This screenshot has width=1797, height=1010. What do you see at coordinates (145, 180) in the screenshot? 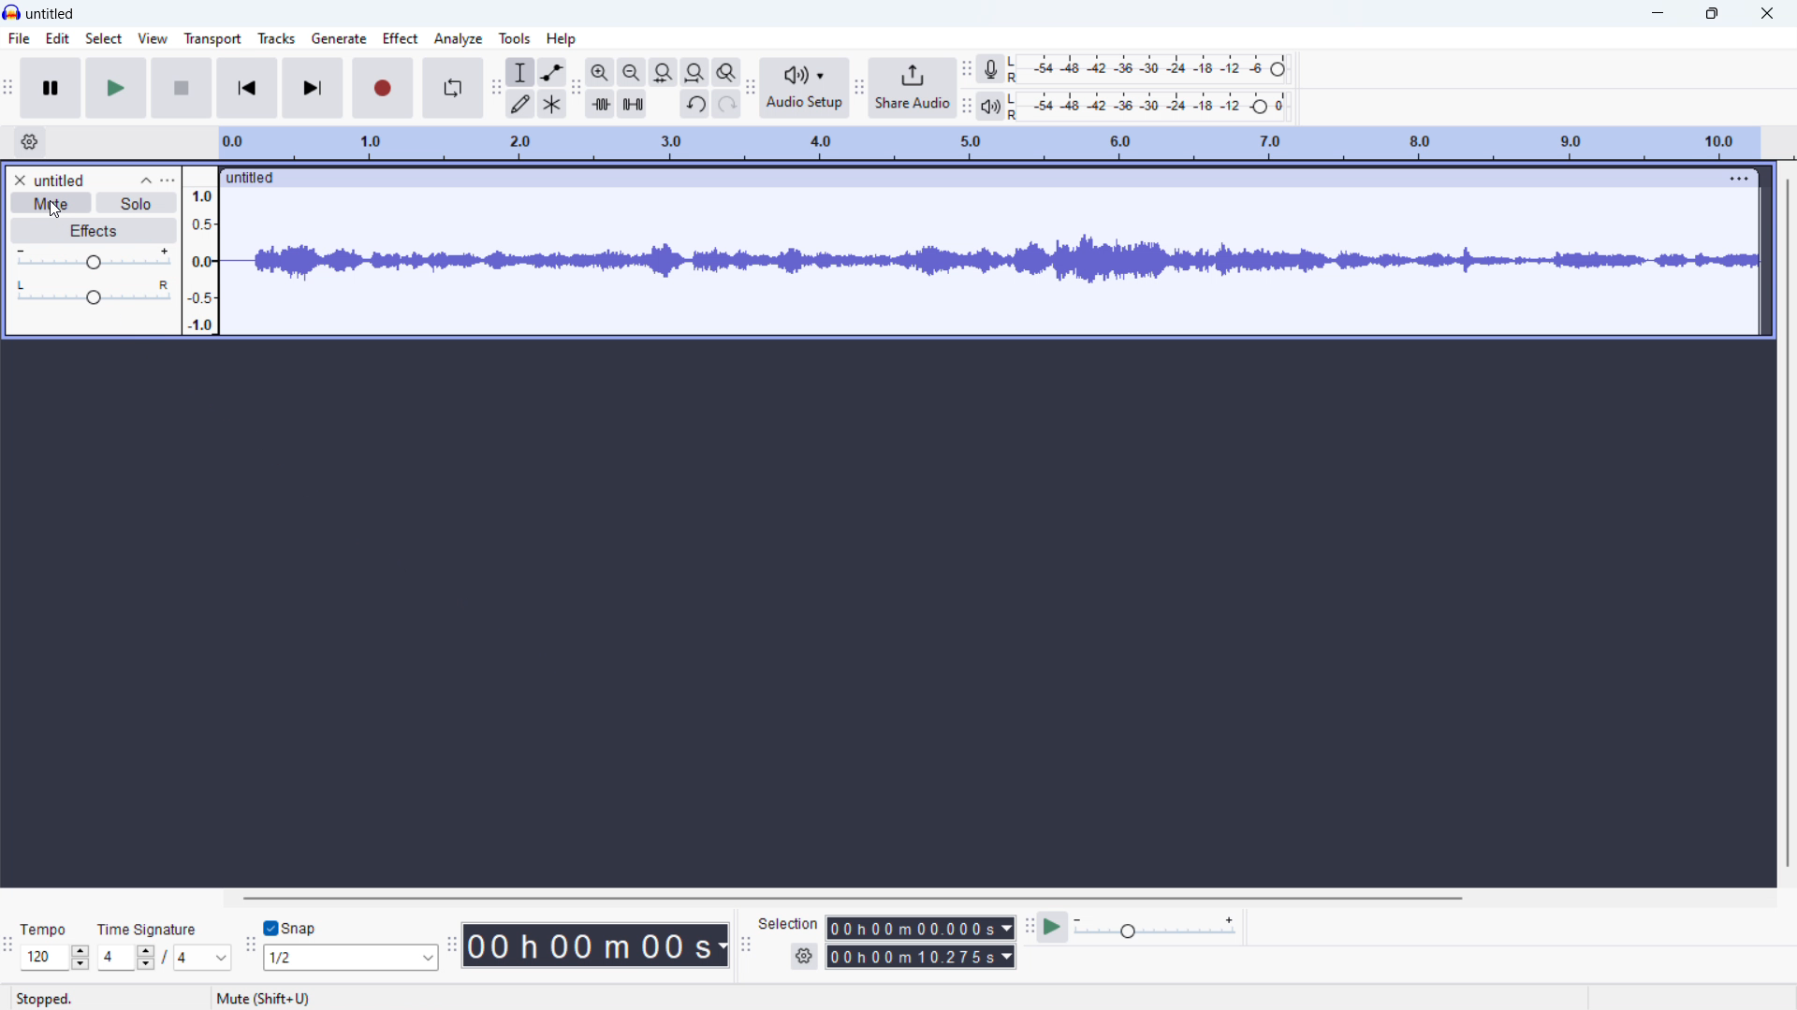
I see `collapse` at bounding box center [145, 180].